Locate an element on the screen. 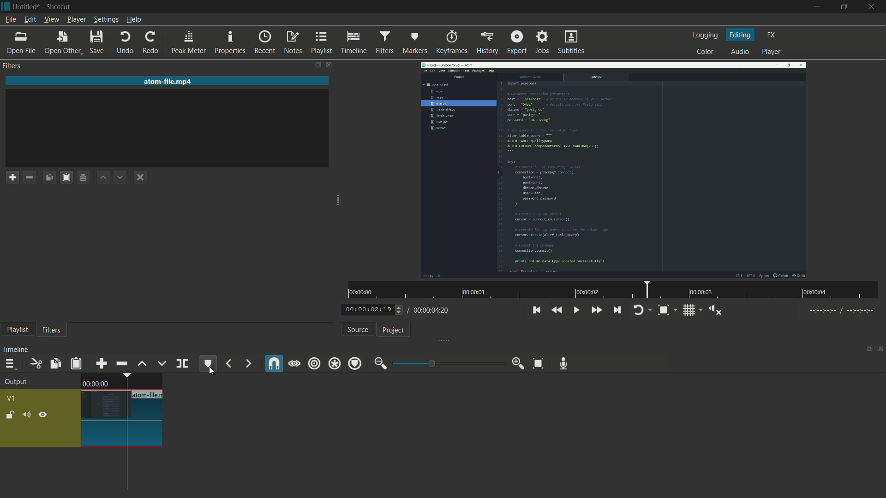 This screenshot has height=498, width=886. source is located at coordinates (356, 329).